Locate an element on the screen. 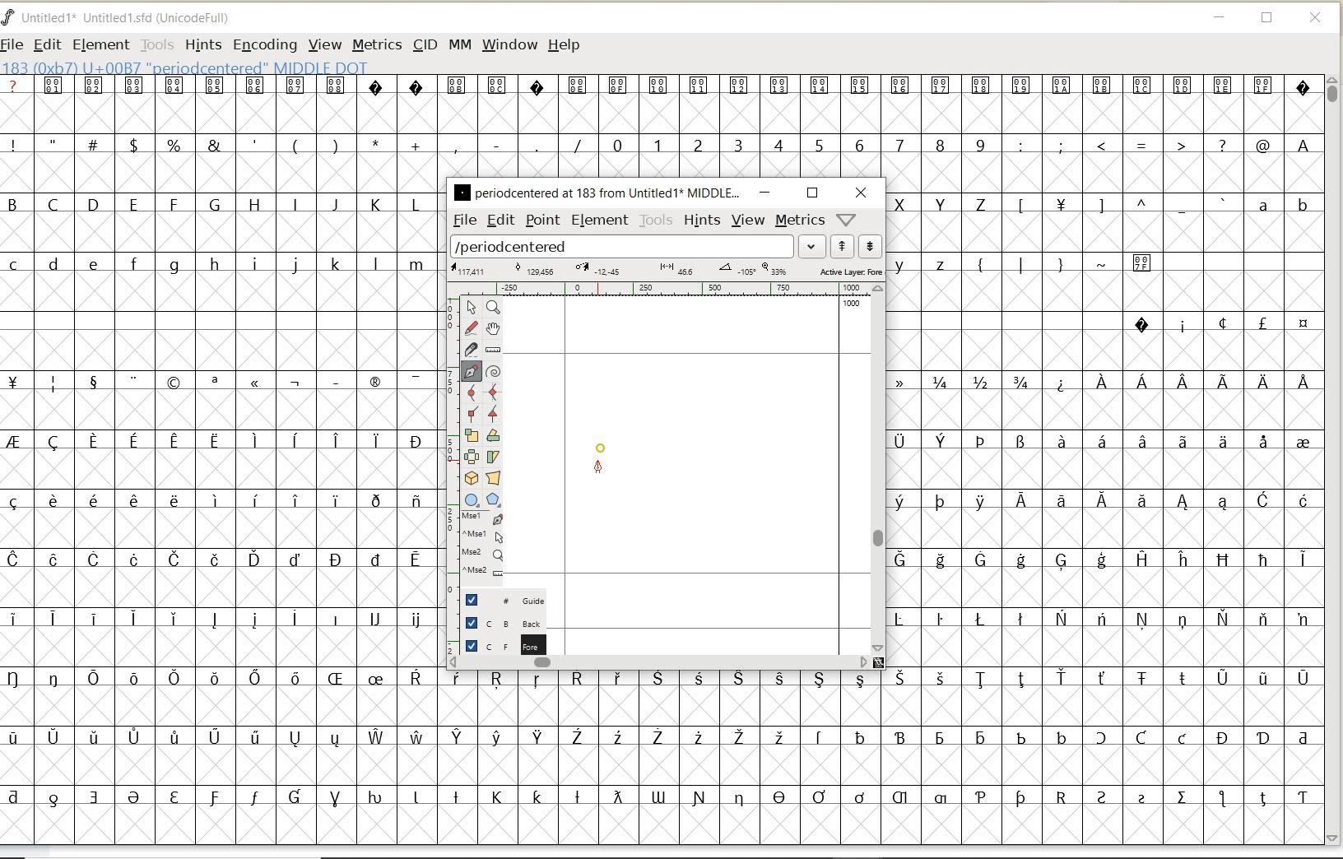 This screenshot has width=1343, height=859. lowercase letters is located at coordinates (219, 265).